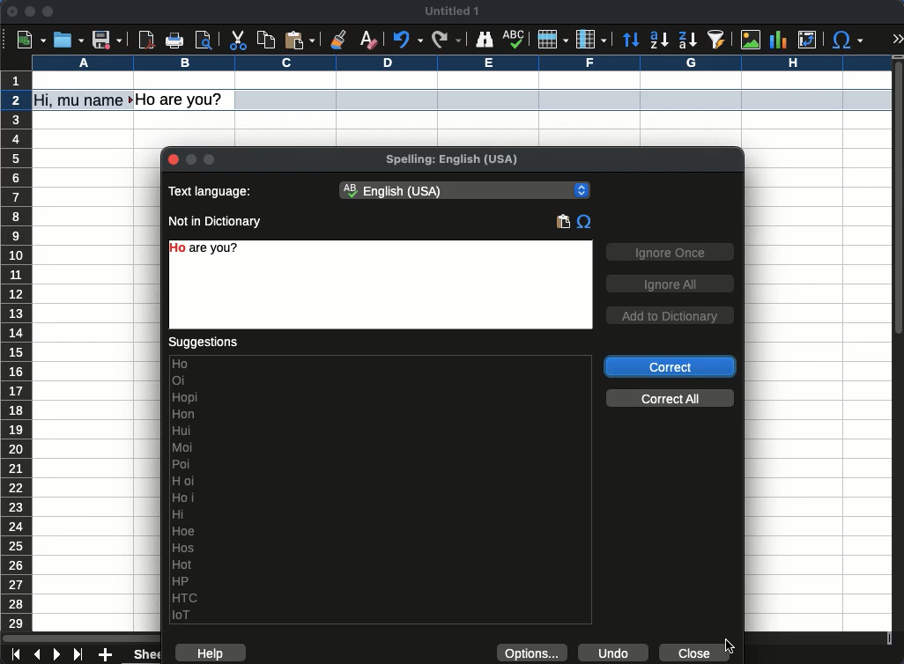  Describe the element at coordinates (204, 343) in the screenshot. I see `suggestions` at that location.